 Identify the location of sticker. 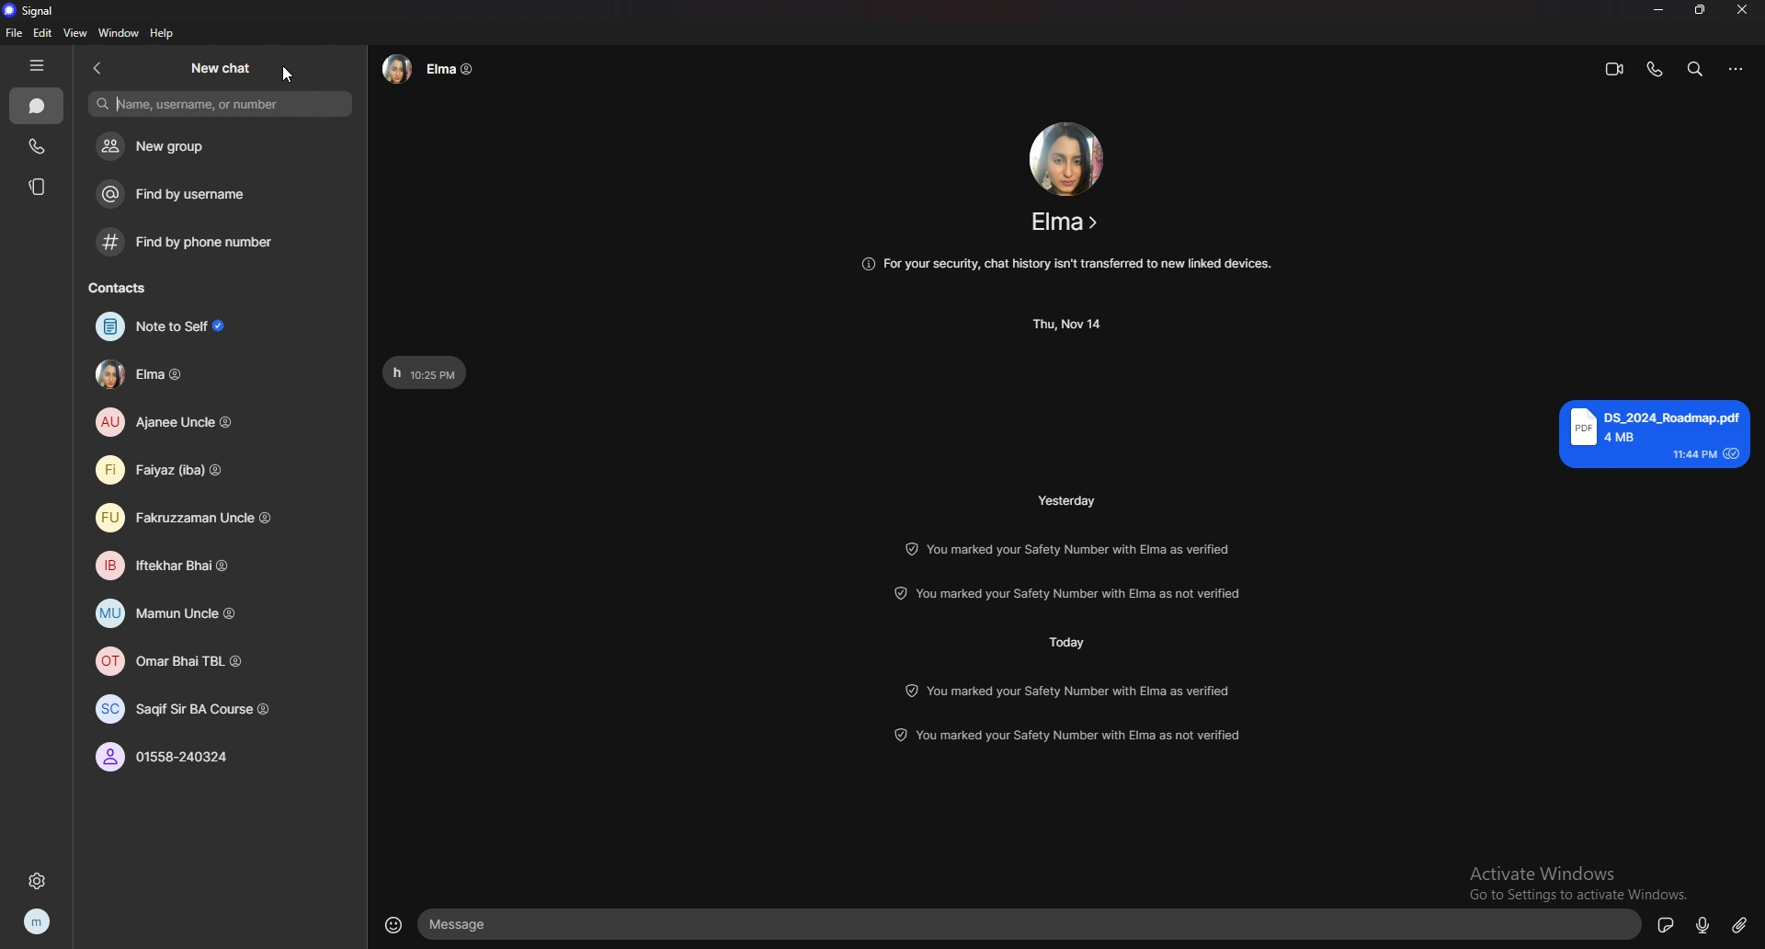
(1667, 924).